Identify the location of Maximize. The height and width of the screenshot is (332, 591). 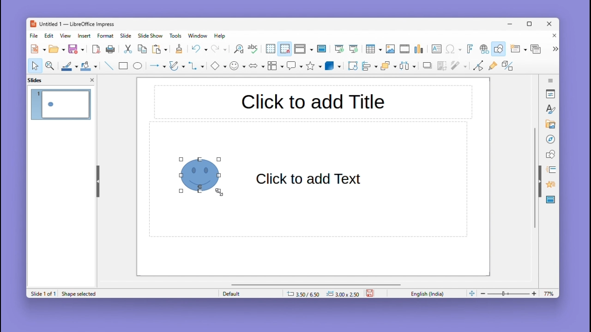
(531, 25).